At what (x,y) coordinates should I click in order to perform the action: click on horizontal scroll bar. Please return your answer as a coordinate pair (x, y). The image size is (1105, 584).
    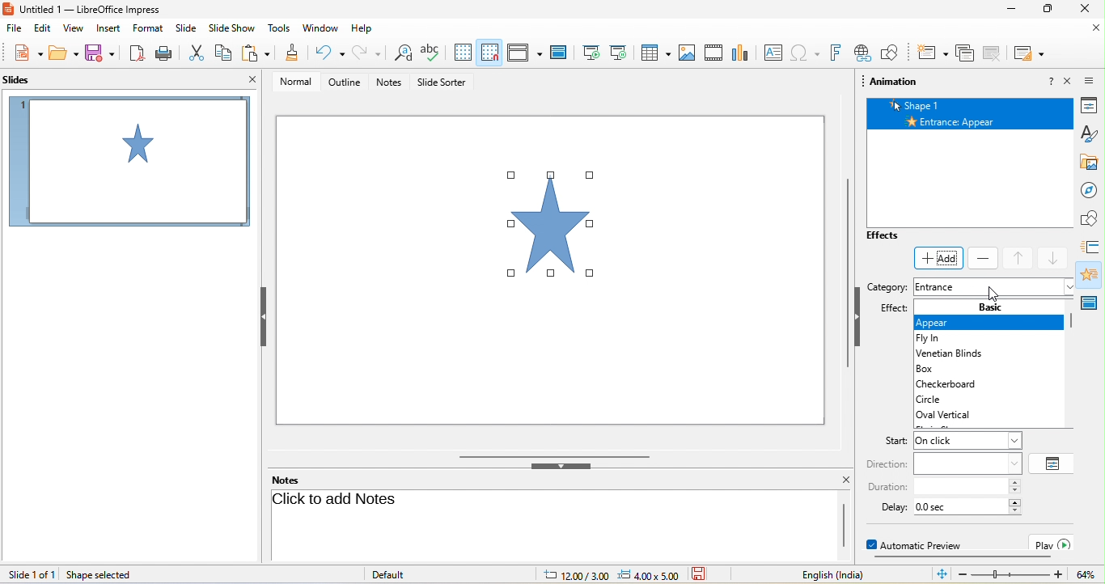
    Looking at the image, I should click on (959, 558).